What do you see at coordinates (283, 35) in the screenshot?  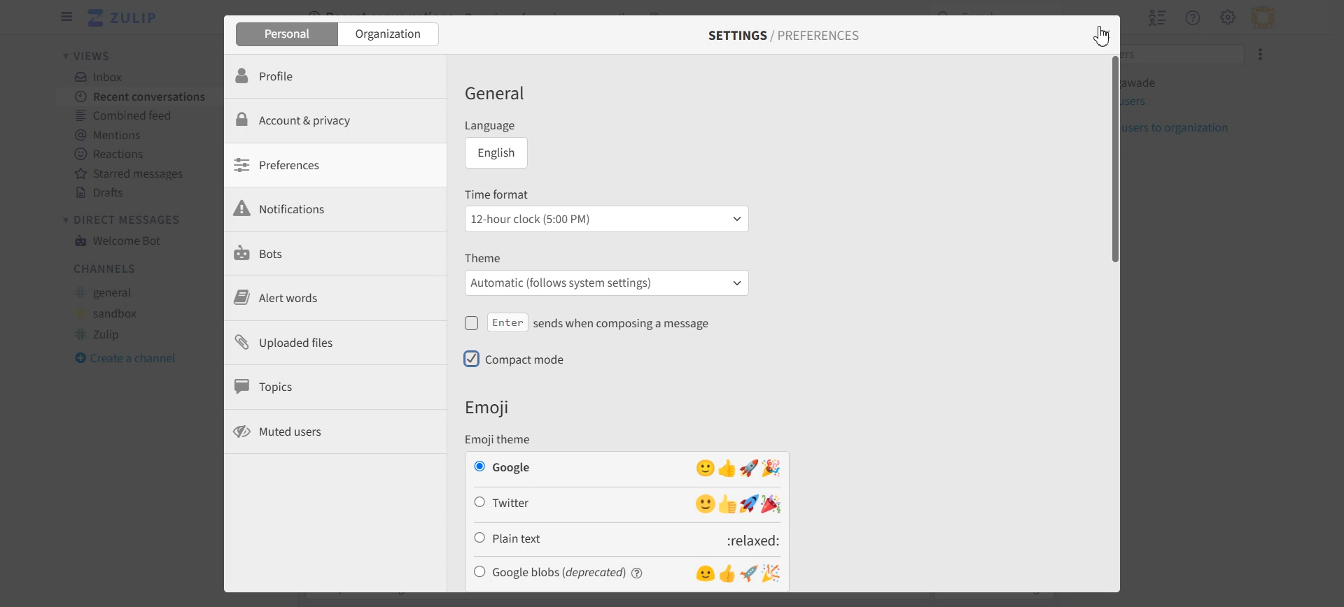 I see `Personal` at bounding box center [283, 35].